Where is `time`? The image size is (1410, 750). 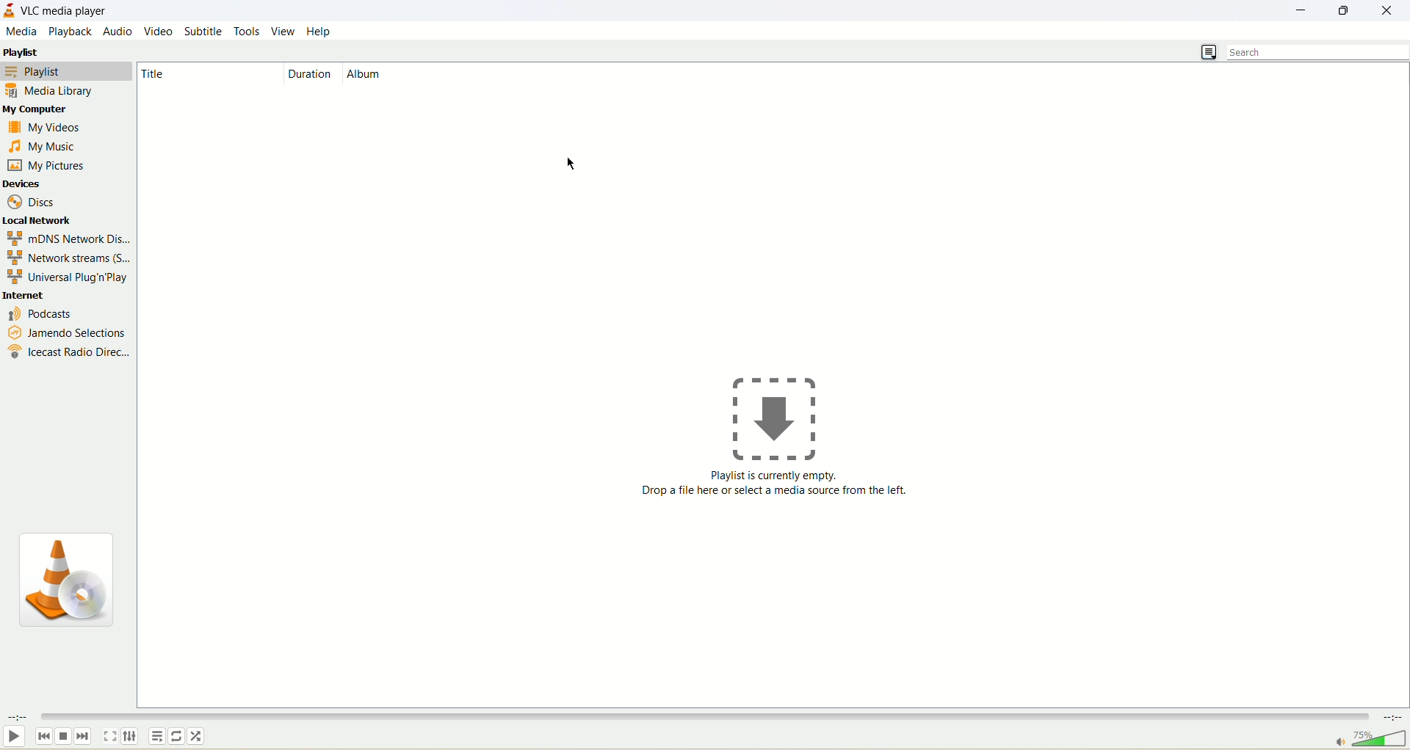 time is located at coordinates (16, 720).